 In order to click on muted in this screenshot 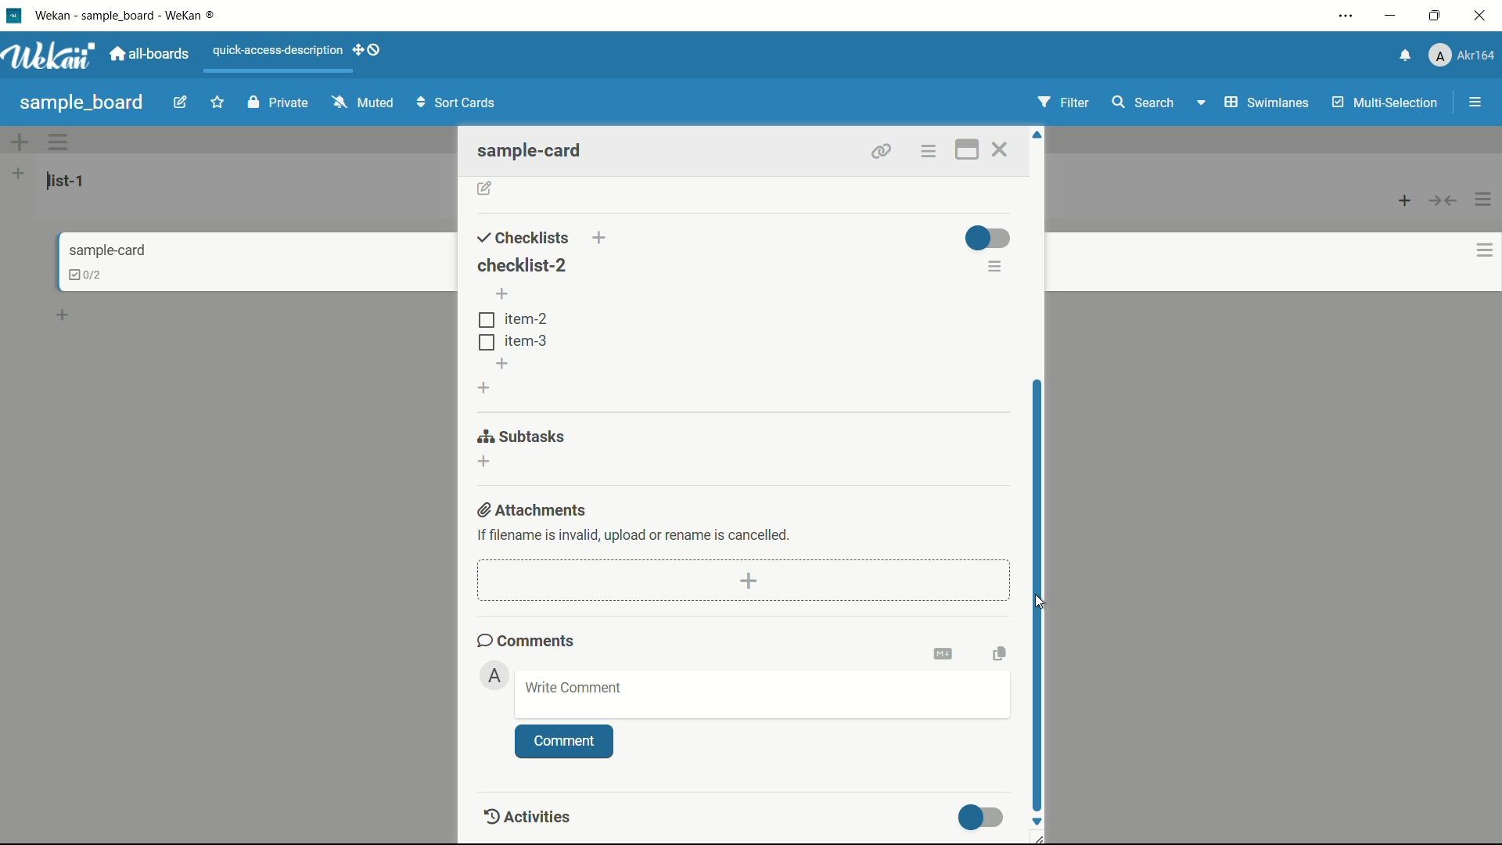, I will do `click(361, 103)`.